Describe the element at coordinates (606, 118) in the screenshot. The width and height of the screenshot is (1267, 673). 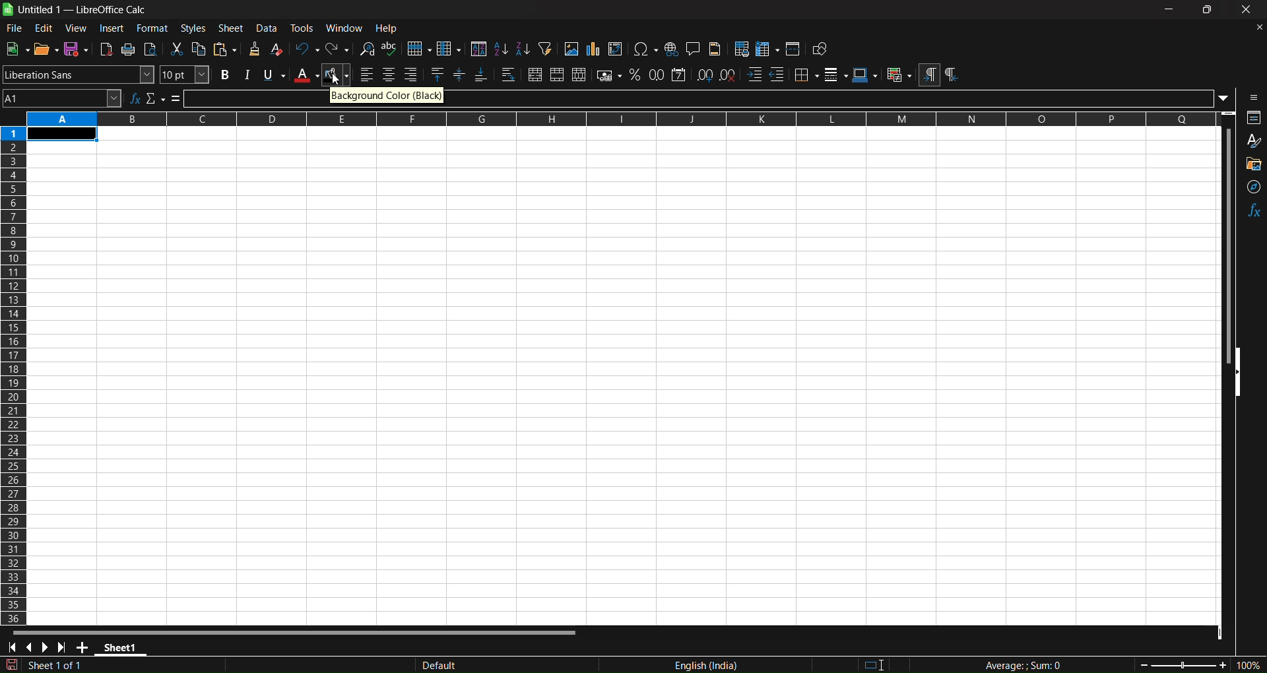
I see `rows` at that location.